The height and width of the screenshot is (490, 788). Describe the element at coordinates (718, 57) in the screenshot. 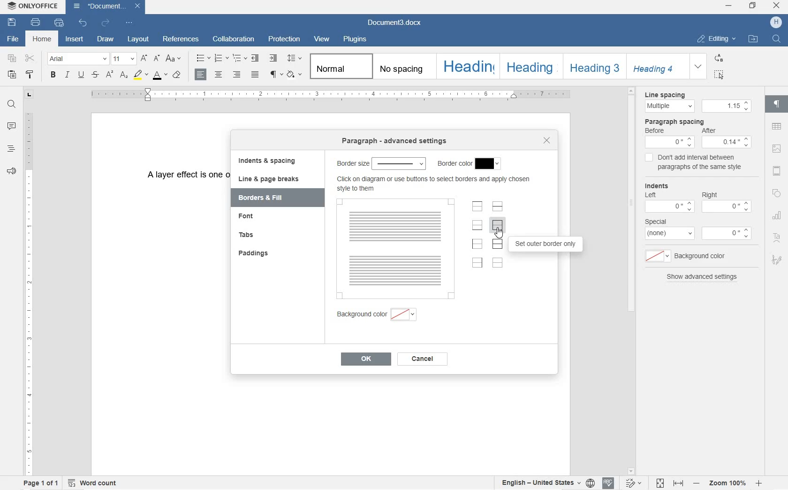

I see `REPLACE` at that location.